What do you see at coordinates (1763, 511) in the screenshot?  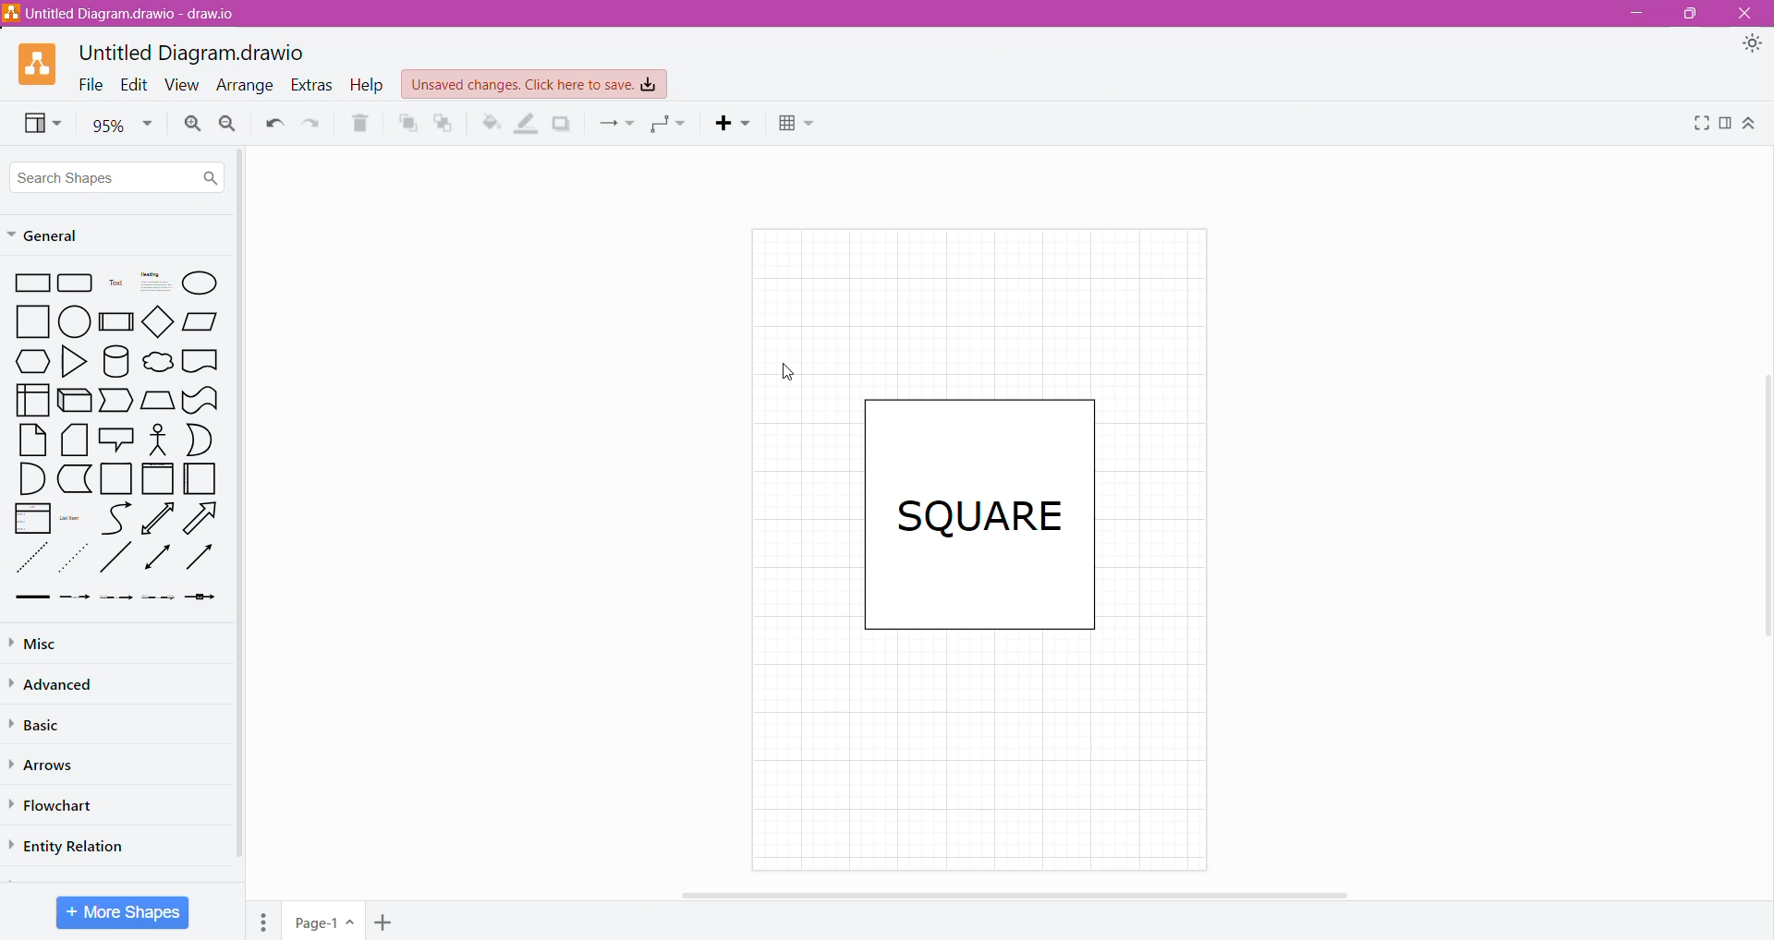 I see `Vertical Scroll Bar` at bounding box center [1763, 511].